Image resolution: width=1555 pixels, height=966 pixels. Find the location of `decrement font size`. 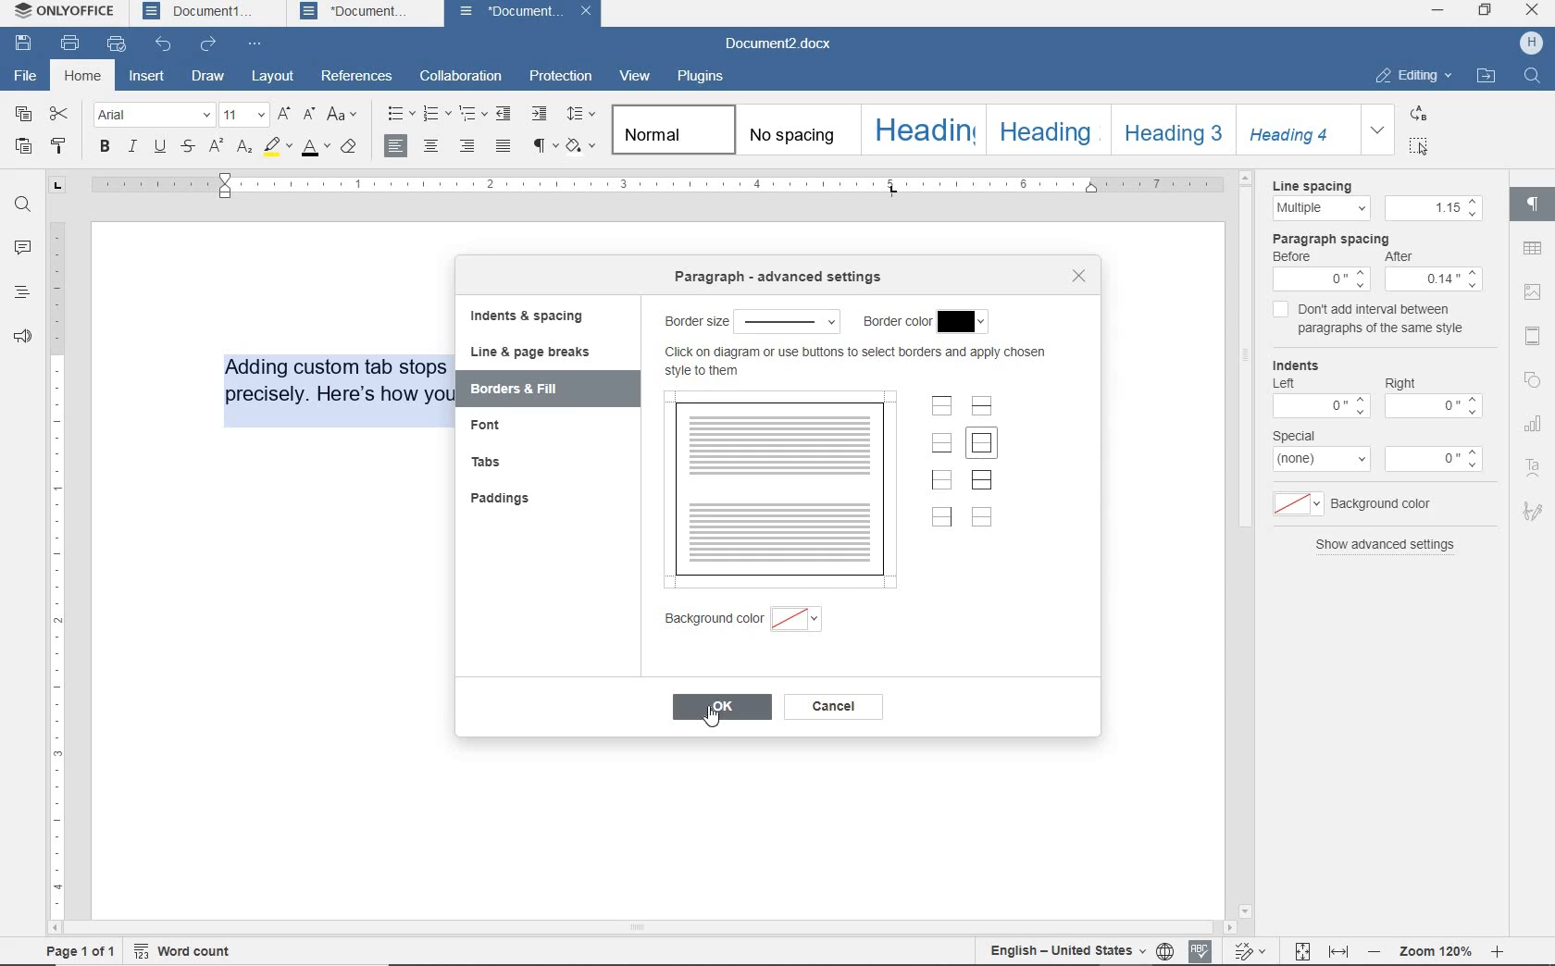

decrement font size is located at coordinates (308, 116).